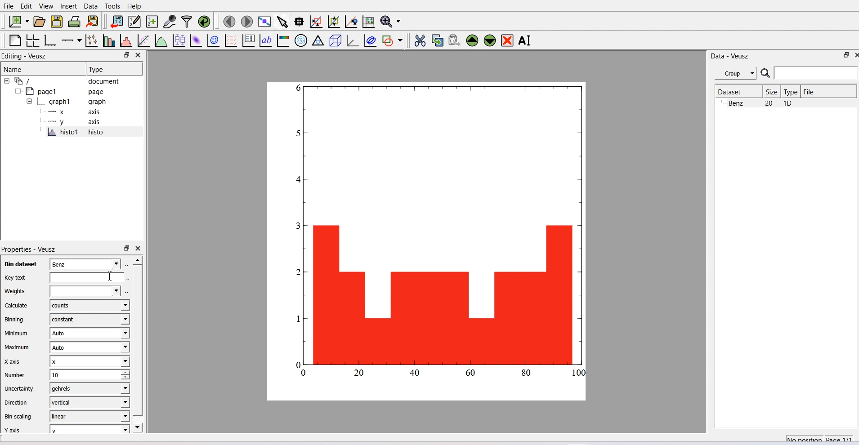 The height and width of the screenshot is (445, 859). What do you see at coordinates (810, 91) in the screenshot?
I see `File` at bounding box center [810, 91].